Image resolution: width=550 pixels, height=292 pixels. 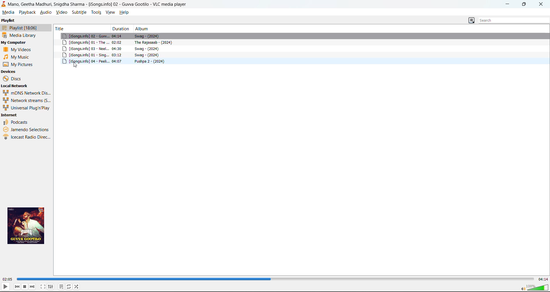 I want to click on settings, so click(x=51, y=287).